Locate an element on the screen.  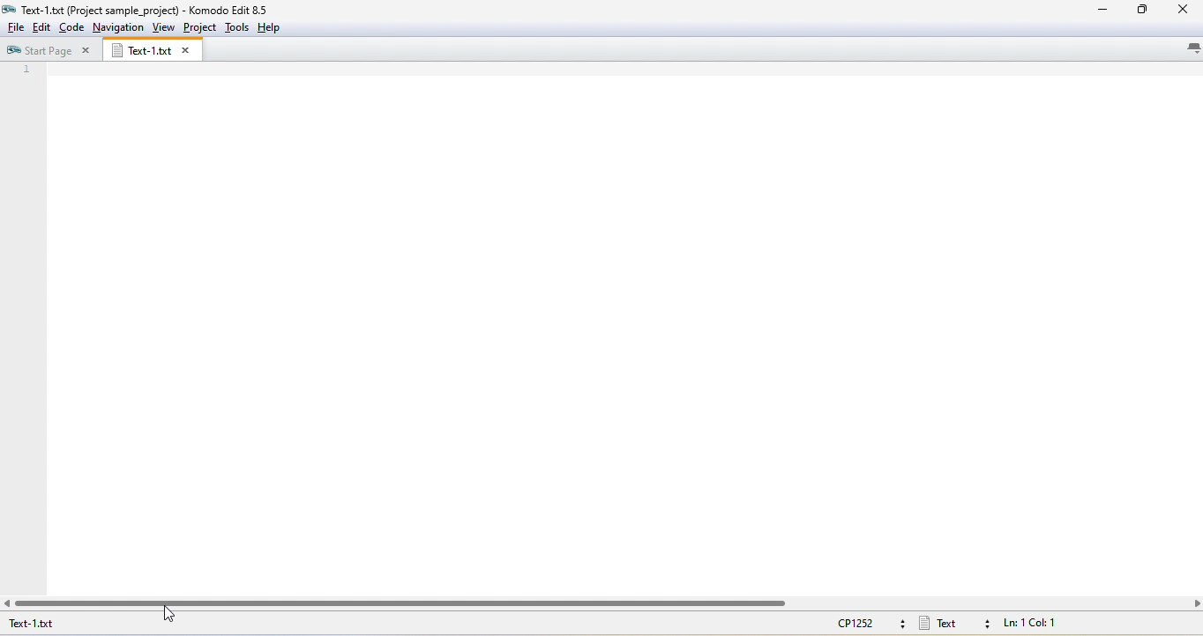
text-1.txt is located at coordinates (62, 625).